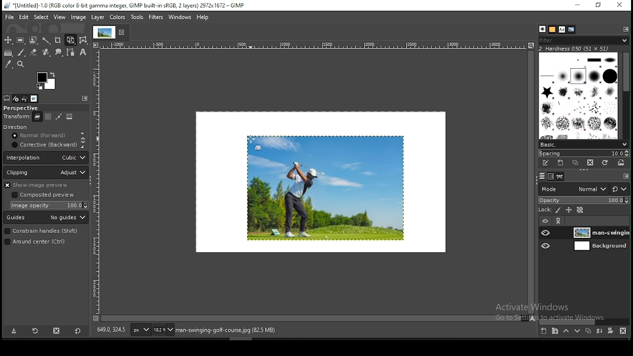 Image resolution: width=633 pixels, height=356 pixels. Describe the element at coordinates (6, 98) in the screenshot. I see `tool options` at that location.